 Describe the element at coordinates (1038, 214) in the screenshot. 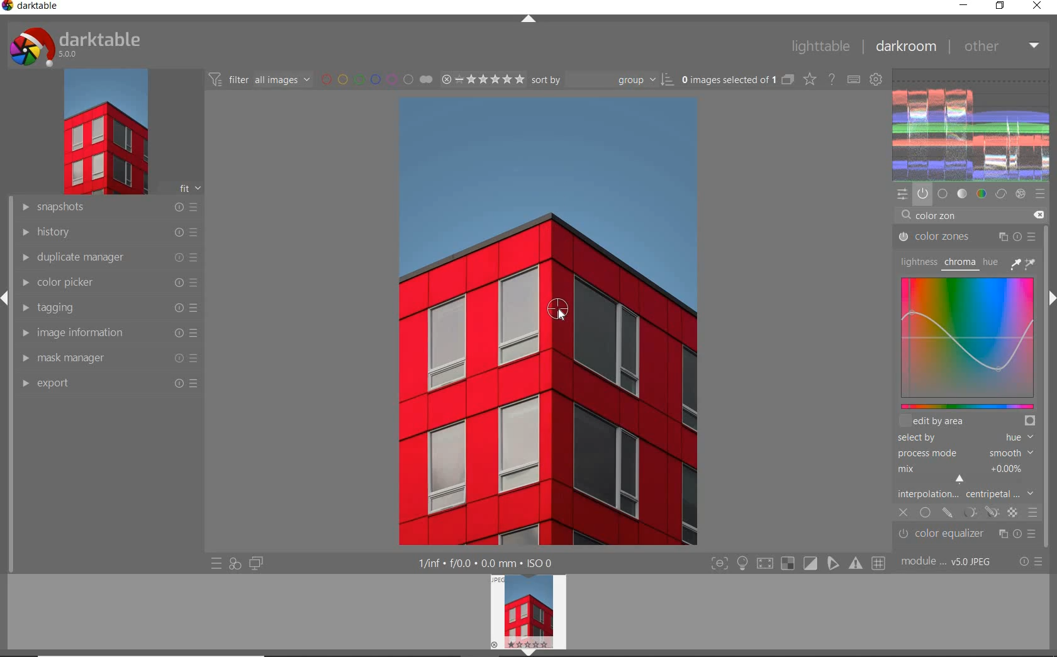

I see `DELETE` at that location.